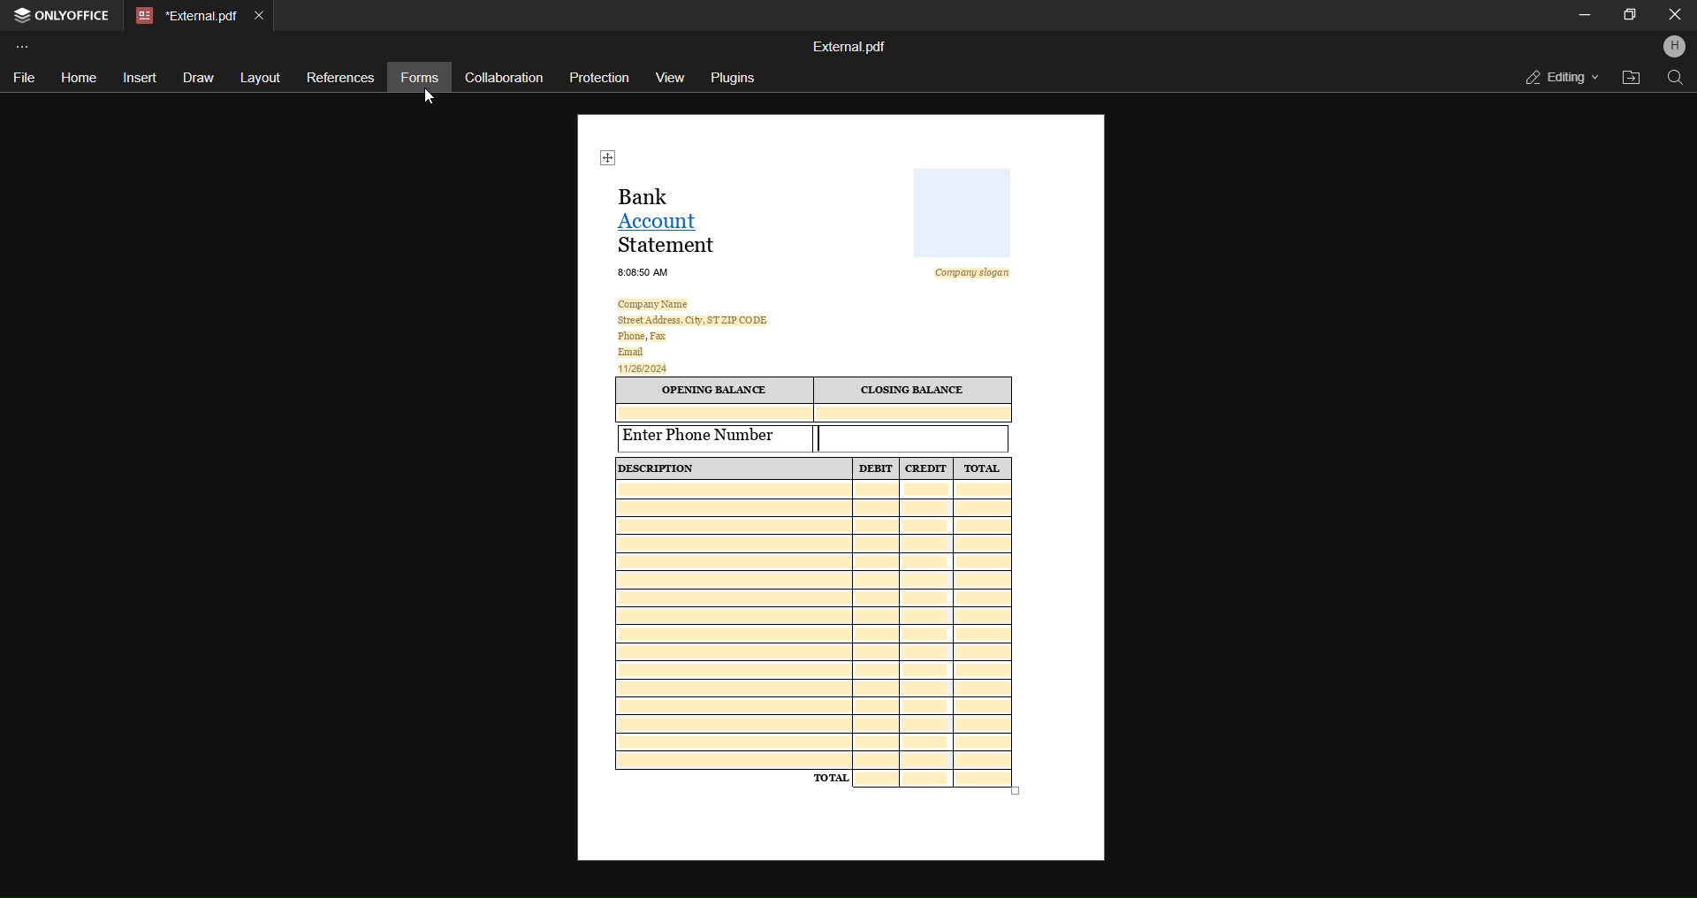 The image size is (1697, 898). Describe the element at coordinates (430, 97) in the screenshot. I see `cursor` at that location.